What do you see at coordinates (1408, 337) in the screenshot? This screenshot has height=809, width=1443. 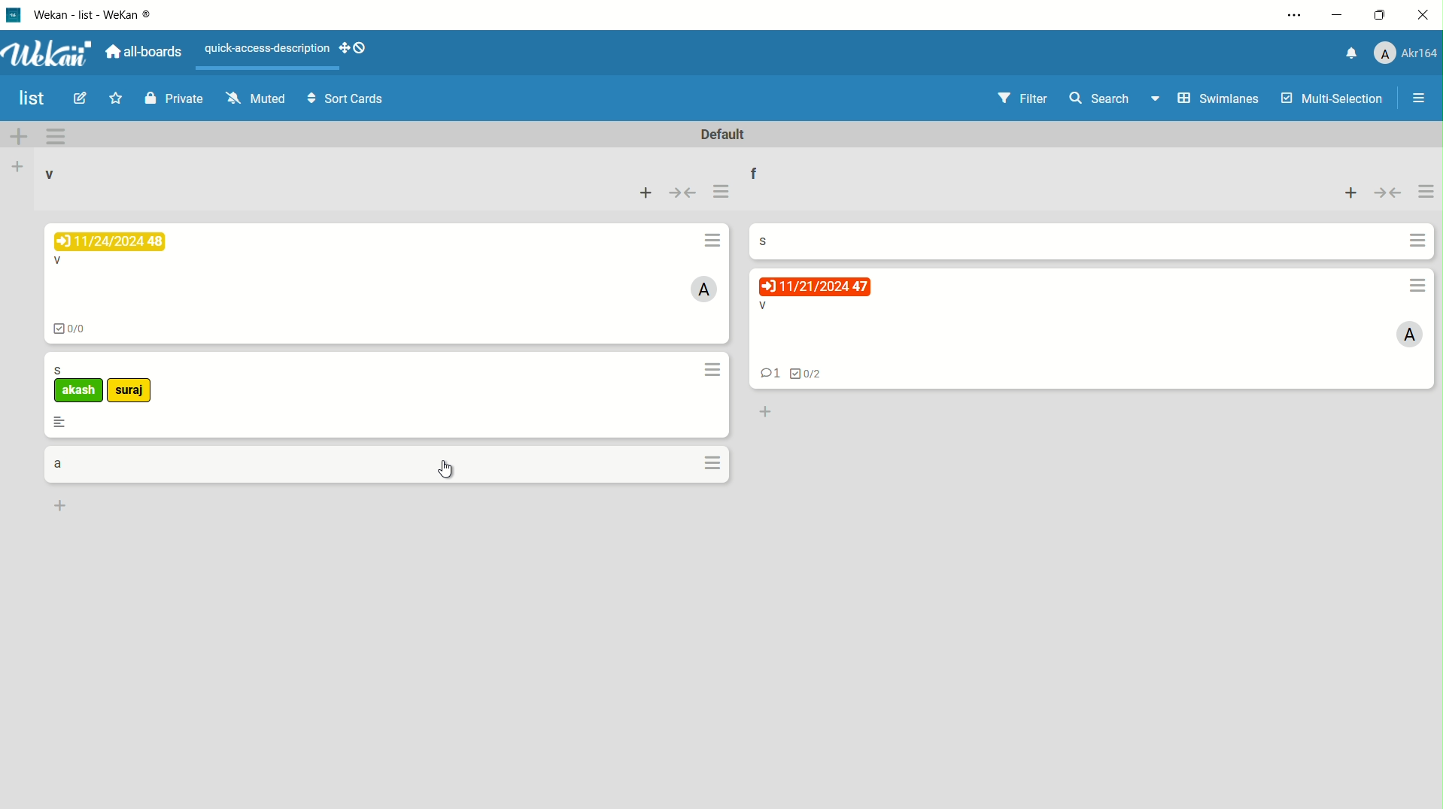 I see `admin` at bounding box center [1408, 337].